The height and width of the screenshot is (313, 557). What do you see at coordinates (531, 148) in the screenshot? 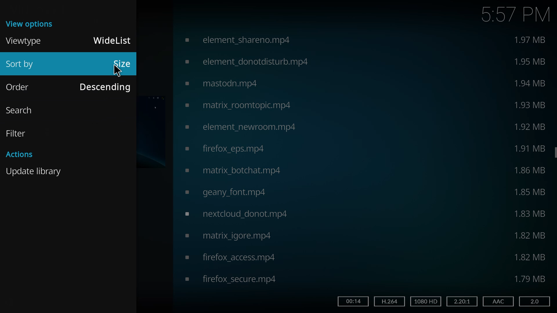
I see `size` at bounding box center [531, 148].